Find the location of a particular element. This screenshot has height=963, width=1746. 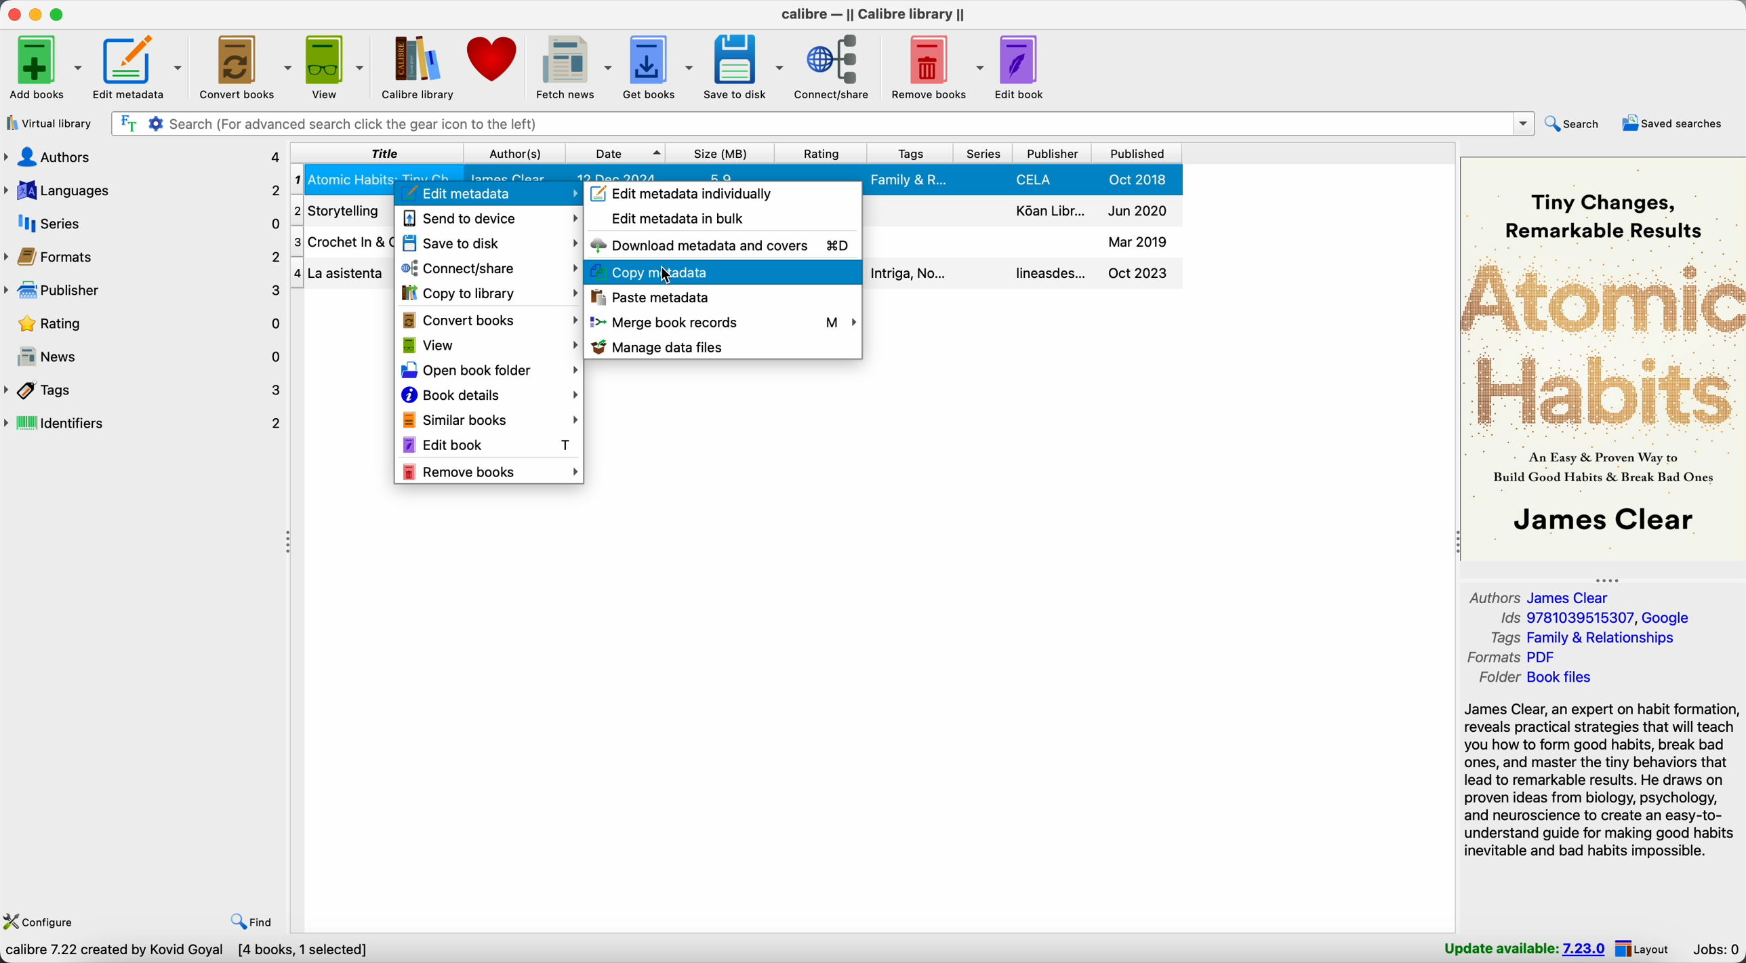

paste metadata is located at coordinates (650, 298).